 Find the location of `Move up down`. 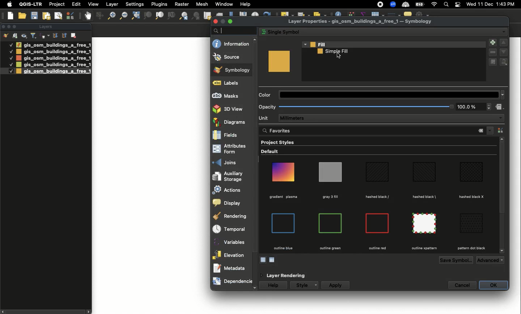

Move up down is located at coordinates (504, 47).